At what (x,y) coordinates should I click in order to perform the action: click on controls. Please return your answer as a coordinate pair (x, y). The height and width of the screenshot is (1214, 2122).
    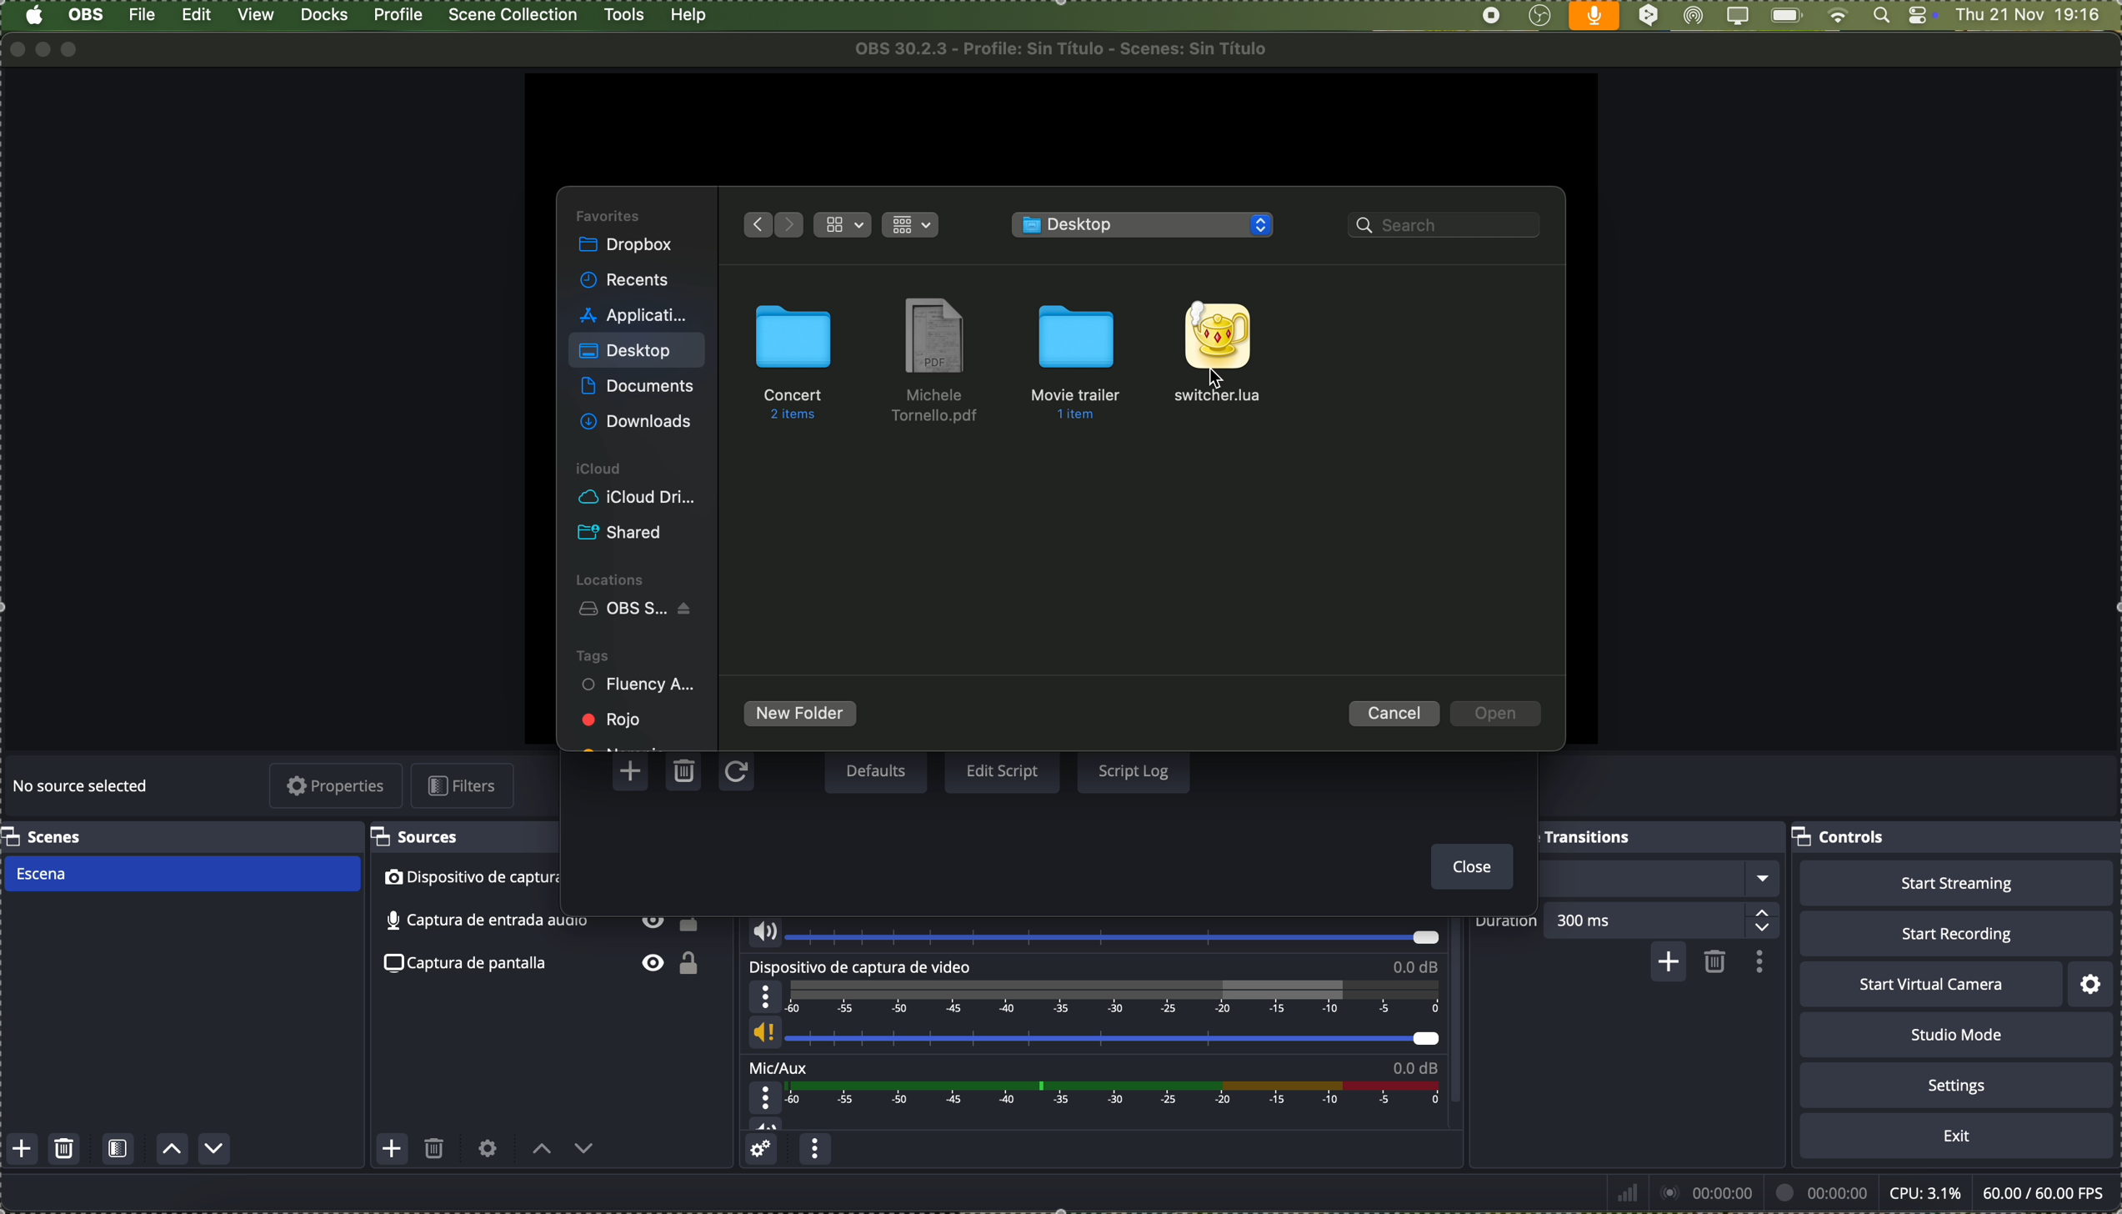
    Looking at the image, I should click on (1842, 839).